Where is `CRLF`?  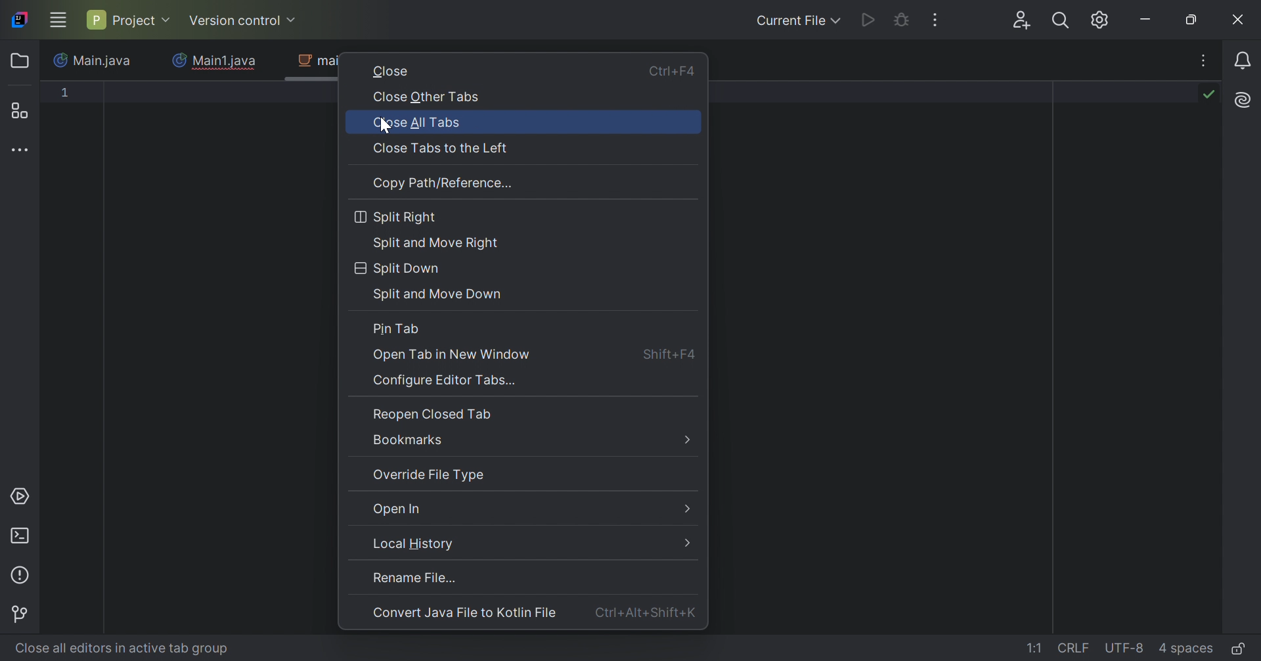 CRLF is located at coordinates (1075, 647).